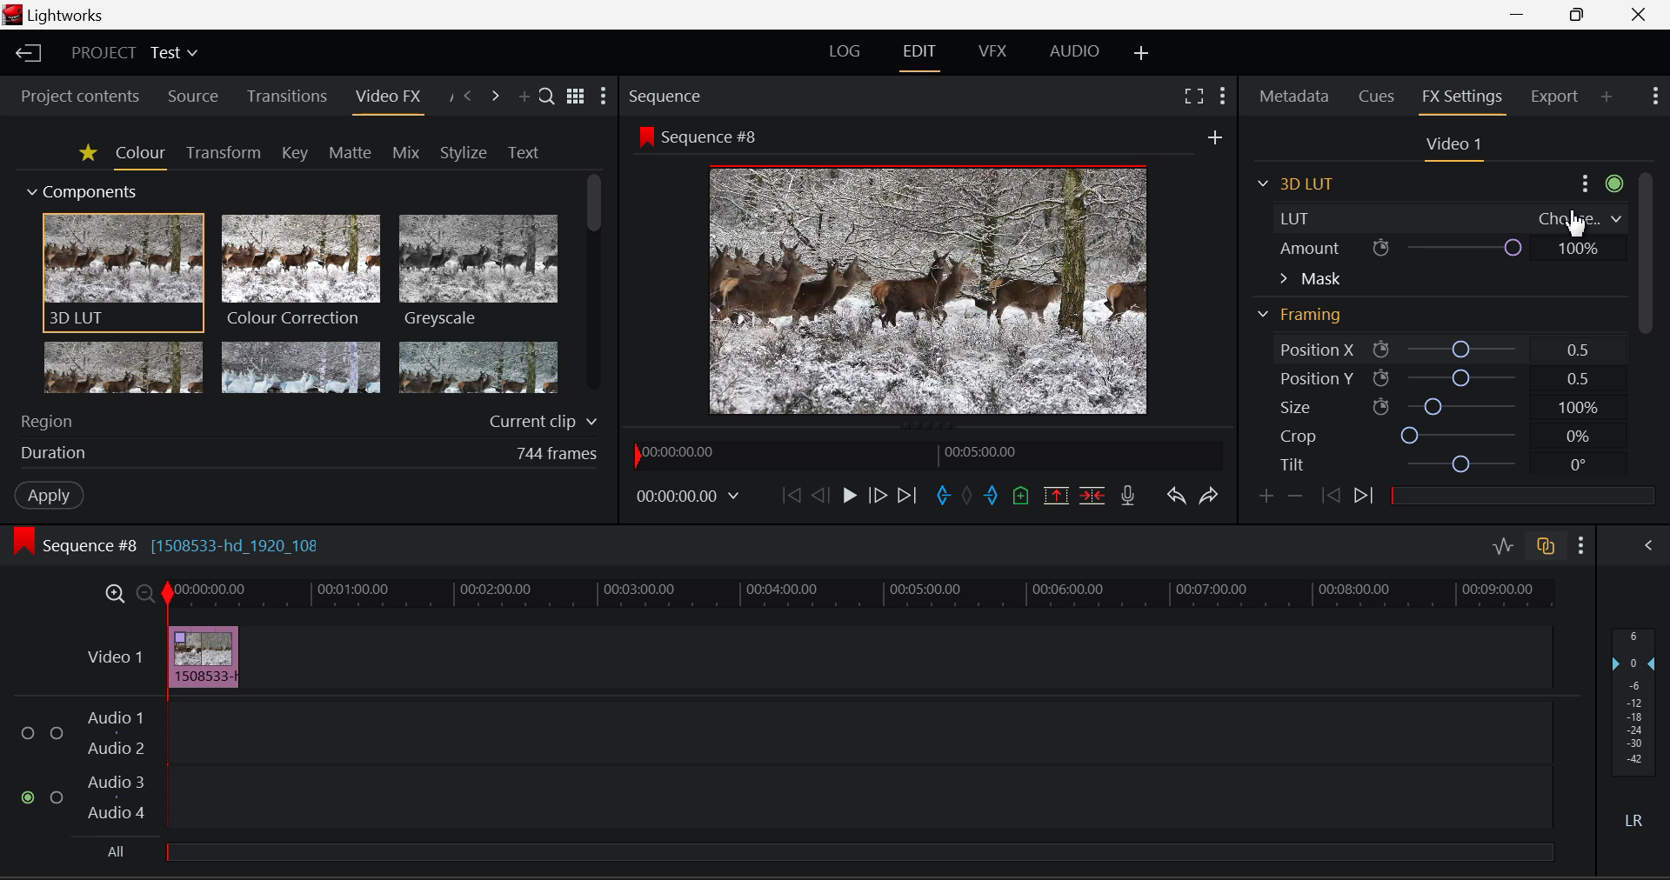  Describe the element at coordinates (1309, 280) in the screenshot. I see `Mask` at that location.